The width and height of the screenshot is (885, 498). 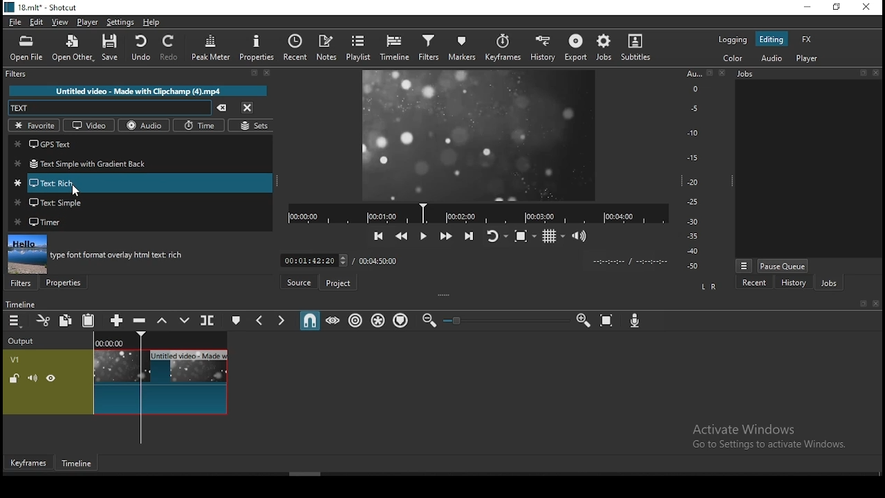 I want to click on Detach, so click(x=864, y=304).